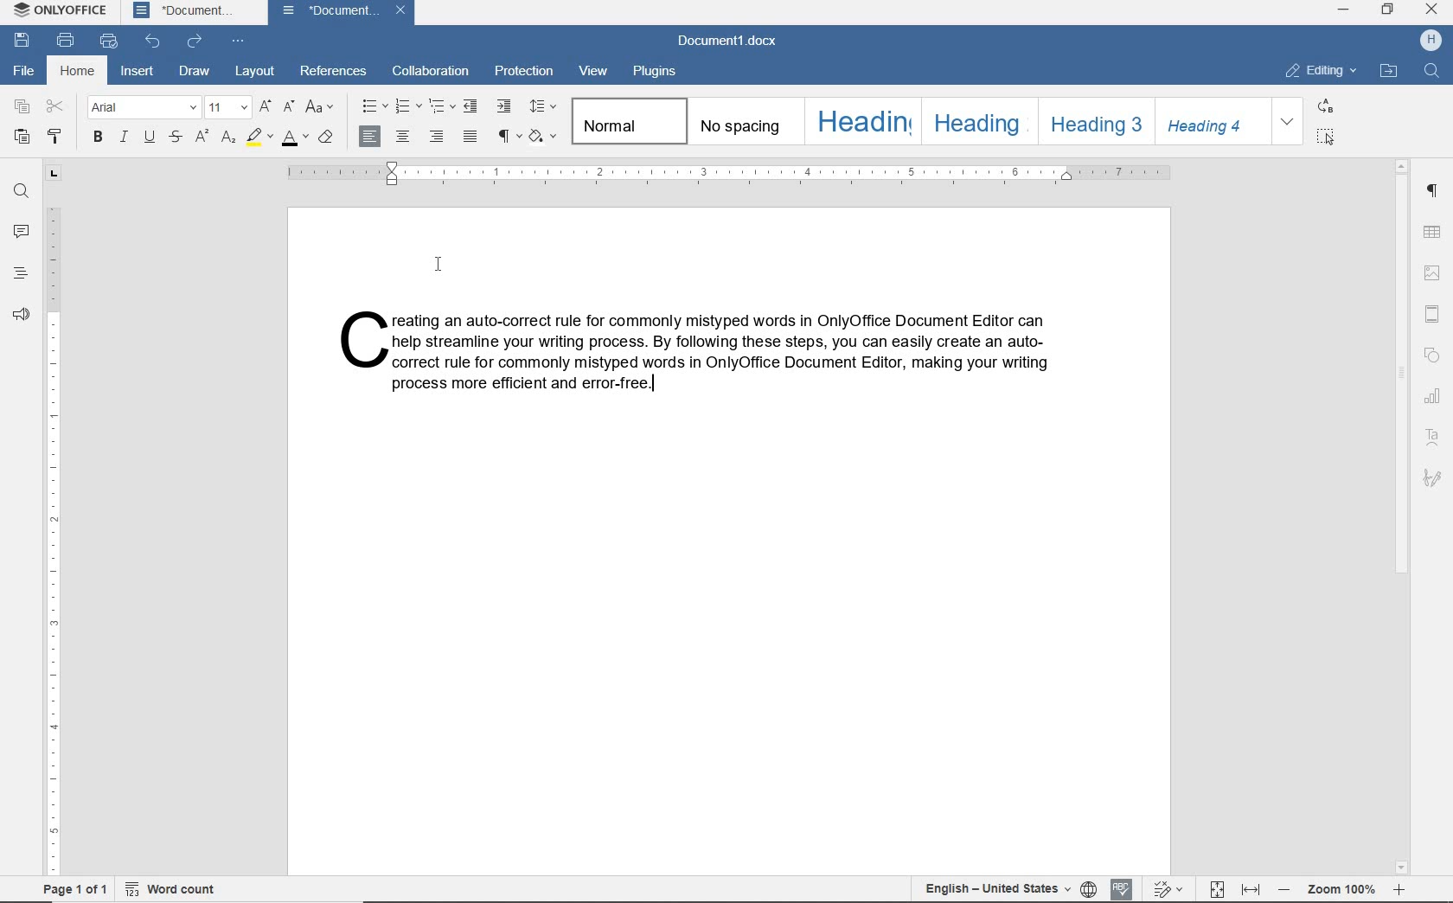  What do you see at coordinates (1432, 316) in the screenshot?
I see `HEADER & FOOTER` at bounding box center [1432, 316].